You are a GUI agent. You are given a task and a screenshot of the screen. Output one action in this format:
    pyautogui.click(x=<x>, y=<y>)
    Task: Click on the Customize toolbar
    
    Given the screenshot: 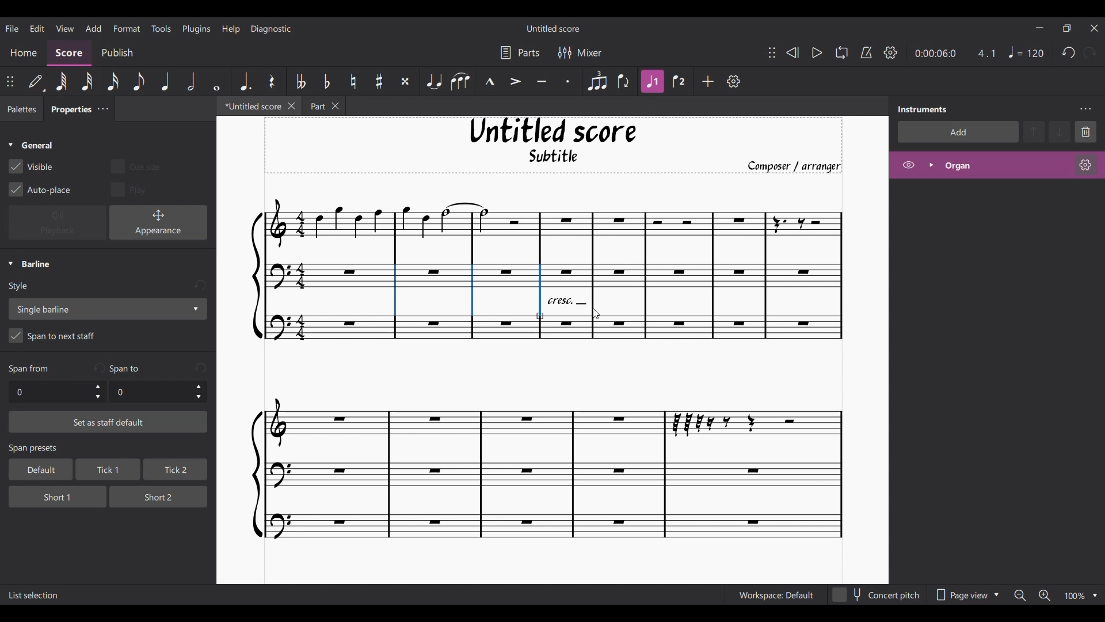 What is the action you would take?
    pyautogui.click(x=734, y=81)
    